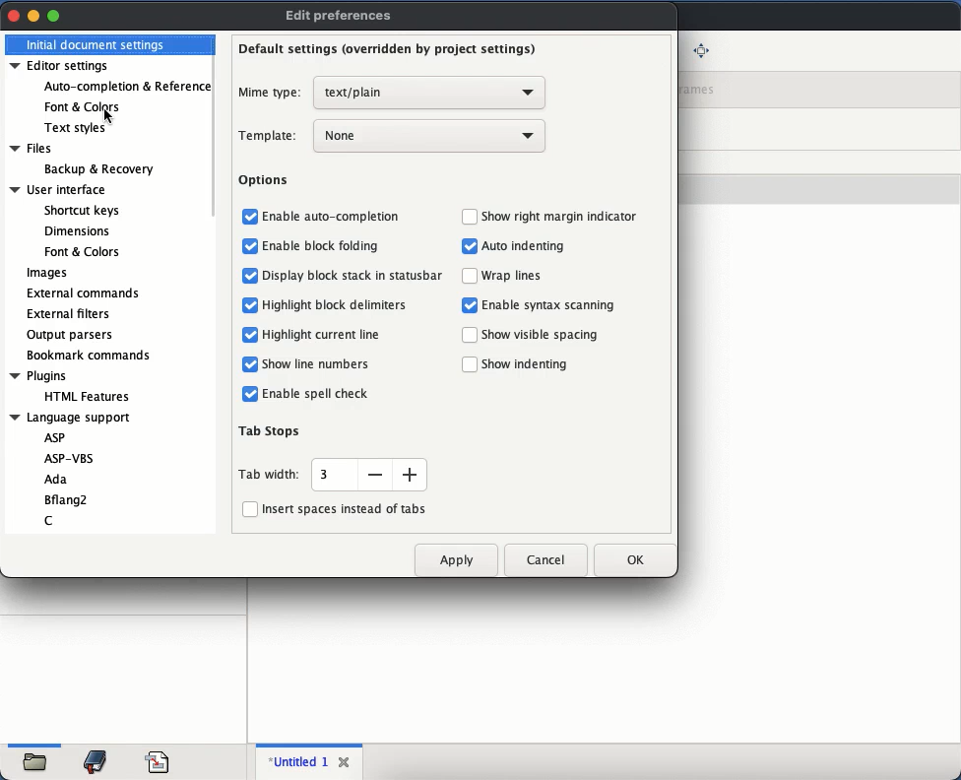  I want to click on external filters, so click(71, 315).